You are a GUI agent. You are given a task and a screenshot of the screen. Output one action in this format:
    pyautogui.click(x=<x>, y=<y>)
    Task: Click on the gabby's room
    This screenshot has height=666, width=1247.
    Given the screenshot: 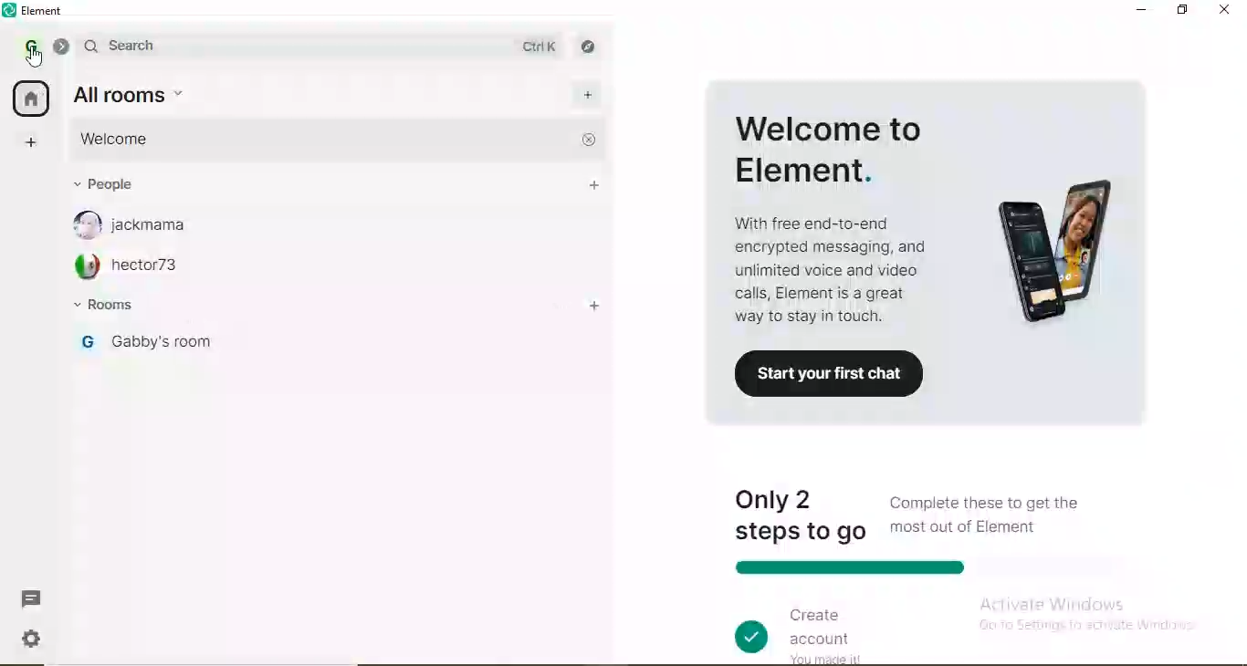 What is the action you would take?
    pyautogui.click(x=348, y=344)
    